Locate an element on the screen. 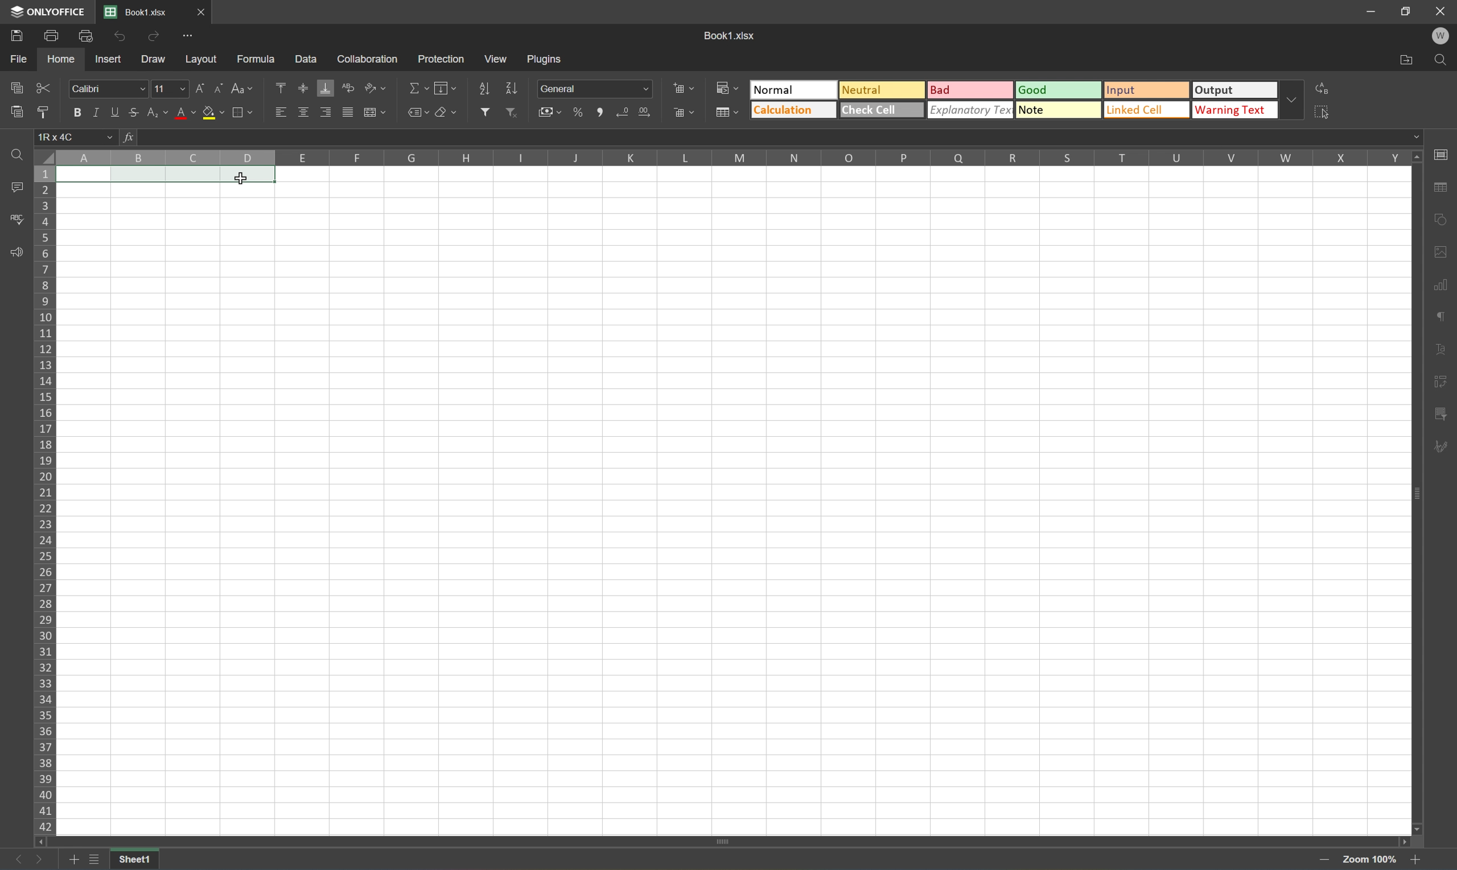 The image size is (1457, 870). Change case is located at coordinates (240, 89).